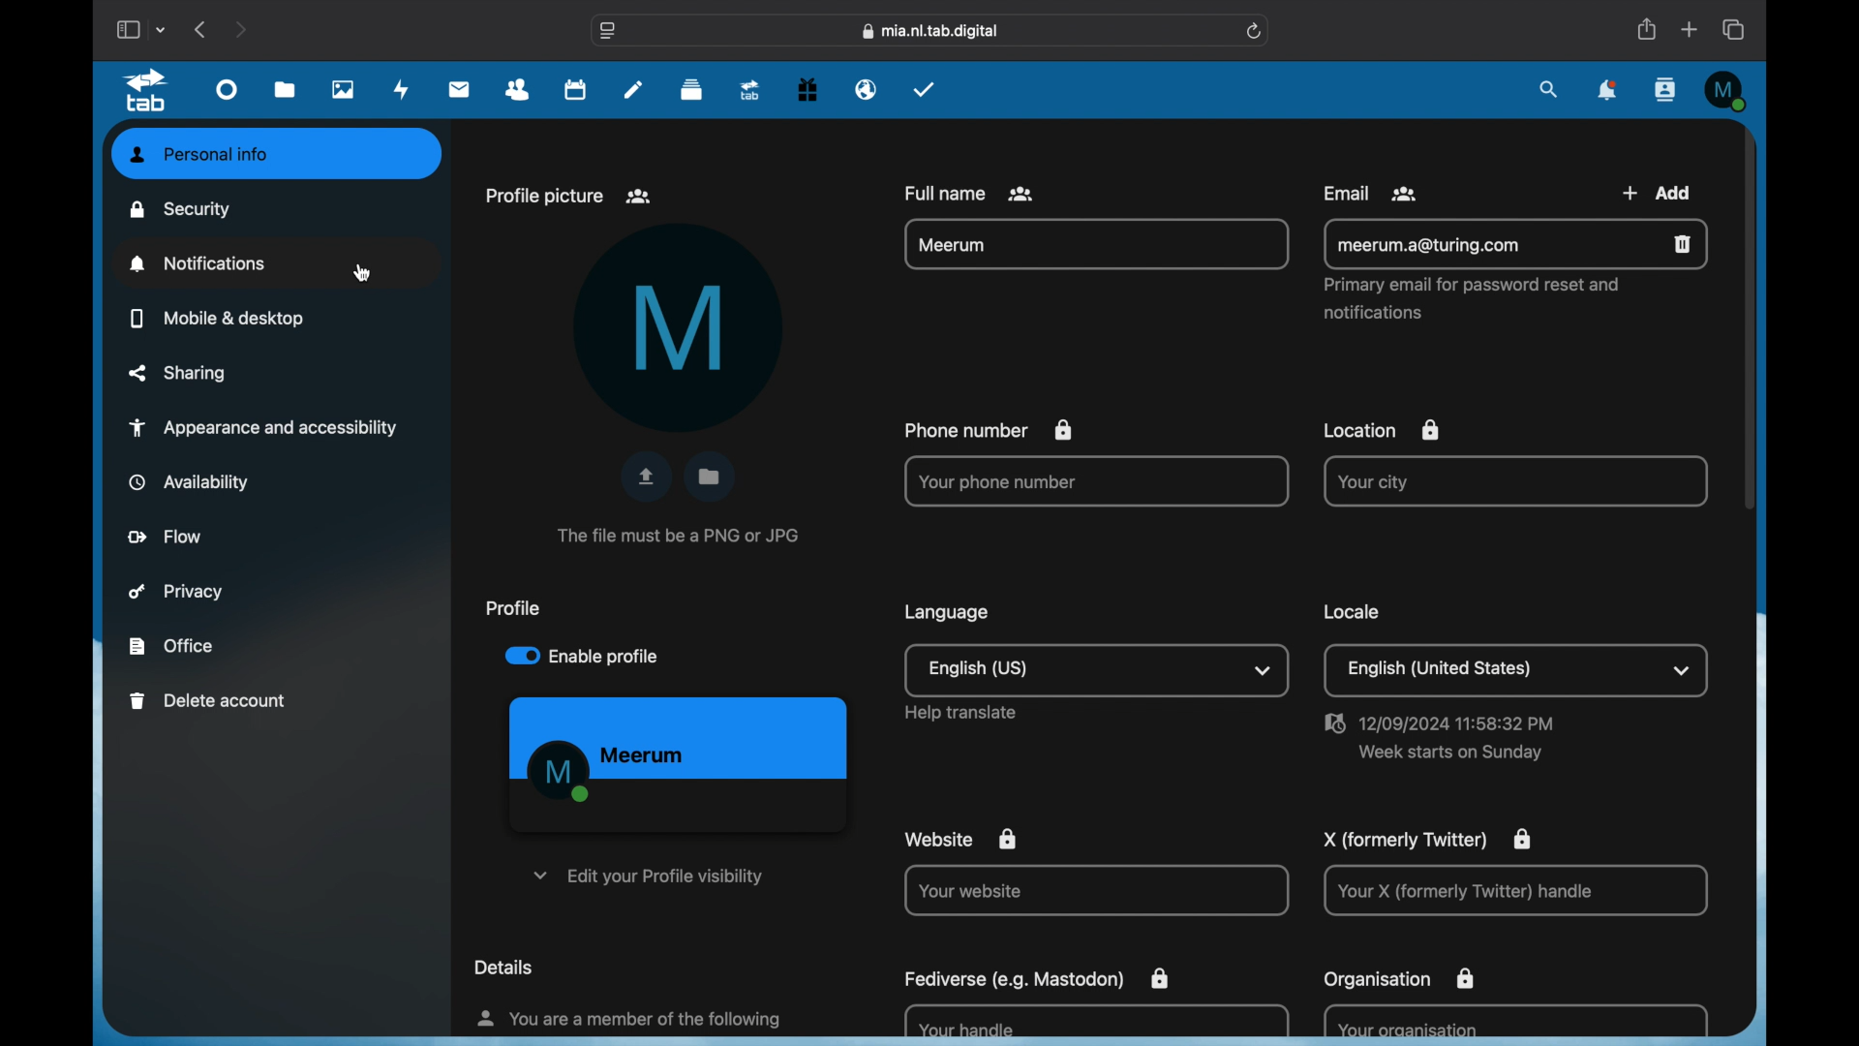 This screenshot has width=1859, height=1046. Describe the element at coordinates (559, 774) in the screenshot. I see `M` at that location.